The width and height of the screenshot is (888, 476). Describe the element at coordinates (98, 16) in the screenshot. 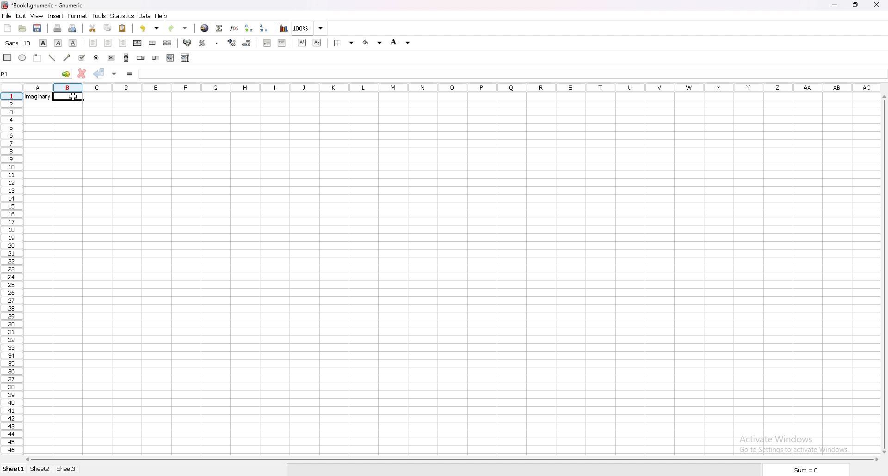

I see `tools` at that location.